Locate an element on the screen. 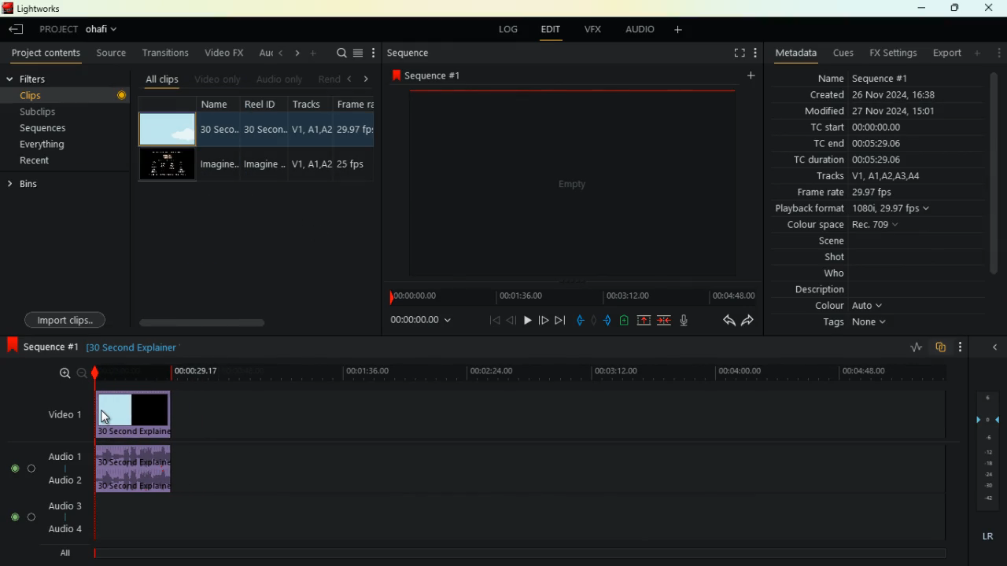 The height and width of the screenshot is (566, 1007). left is located at coordinates (280, 53).